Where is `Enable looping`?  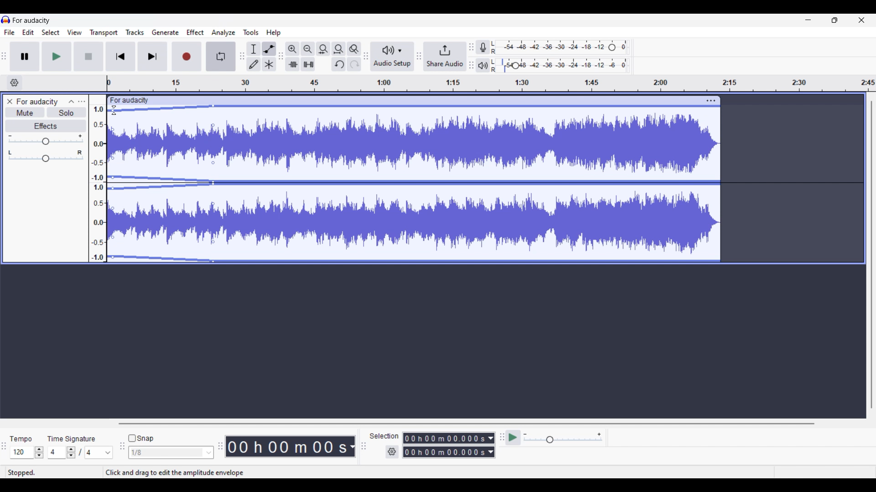 Enable looping is located at coordinates (221, 56).